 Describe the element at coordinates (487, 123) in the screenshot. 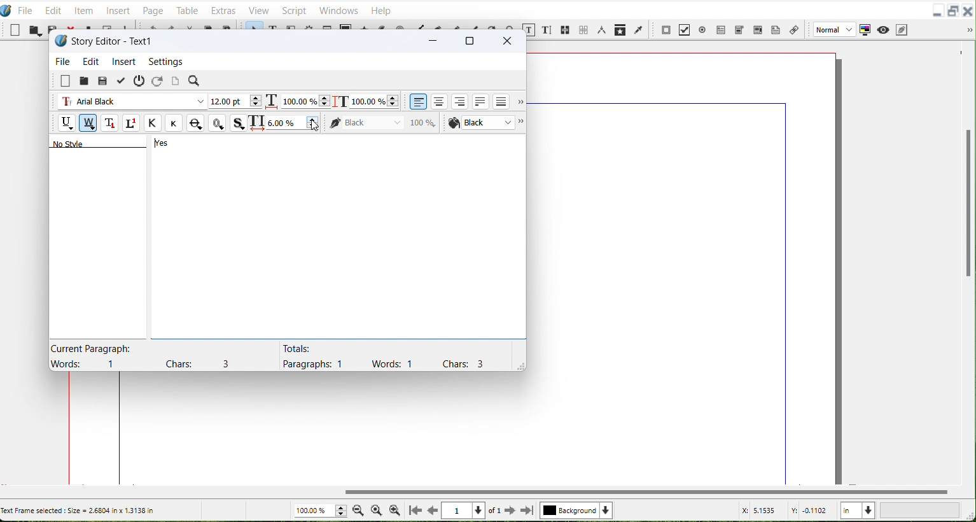

I see `Font color` at that location.